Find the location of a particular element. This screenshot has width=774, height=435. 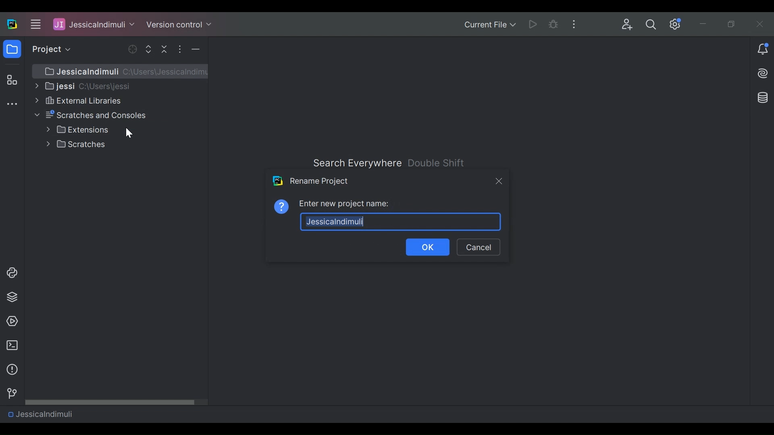

terminal is located at coordinates (10, 346).